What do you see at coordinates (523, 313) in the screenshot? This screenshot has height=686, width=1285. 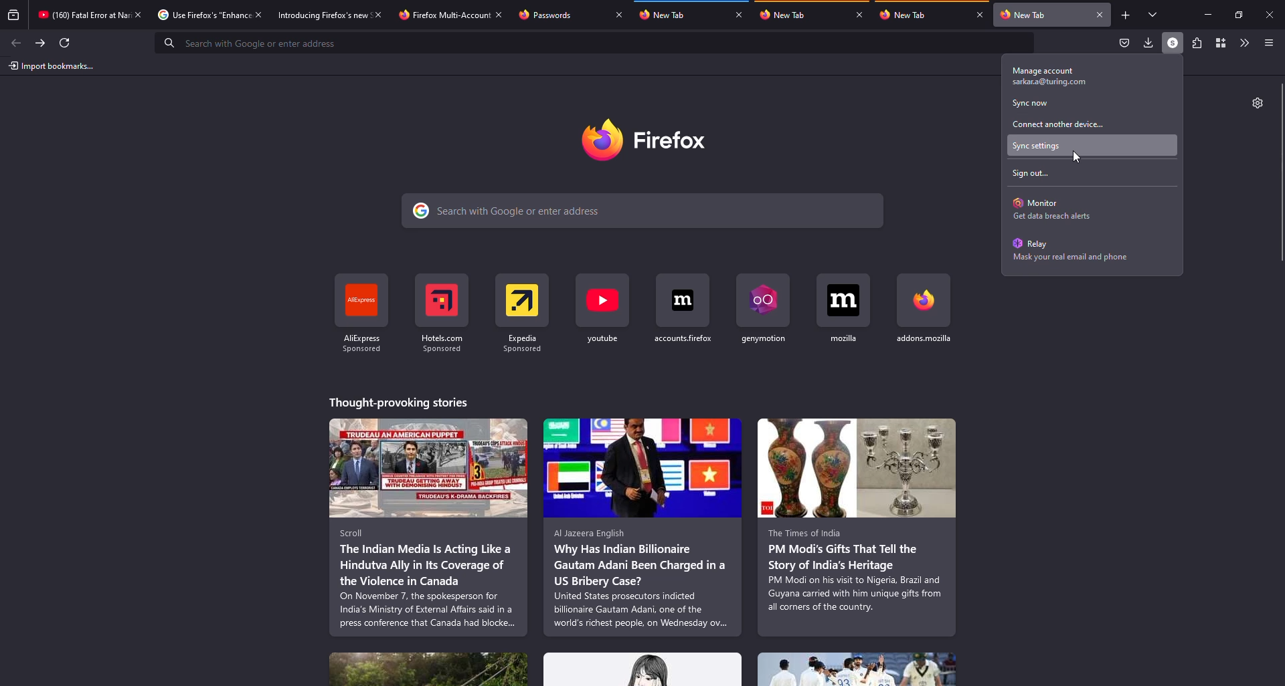 I see `shortcut` at bounding box center [523, 313].